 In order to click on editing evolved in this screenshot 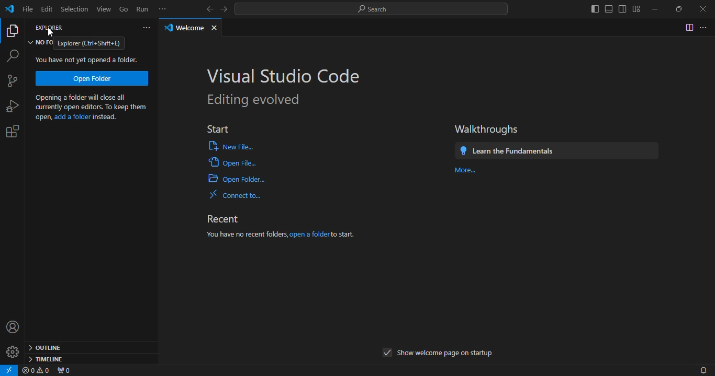, I will do `click(250, 100)`.